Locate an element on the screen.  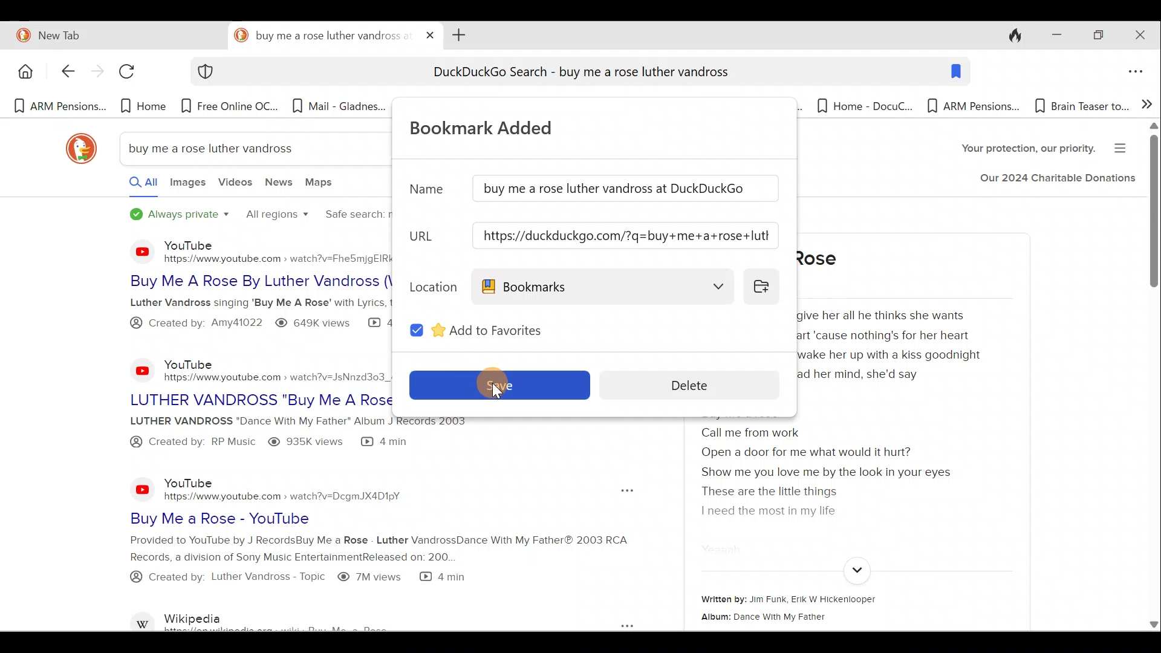
DuckDuckGo logo is located at coordinates (76, 149).